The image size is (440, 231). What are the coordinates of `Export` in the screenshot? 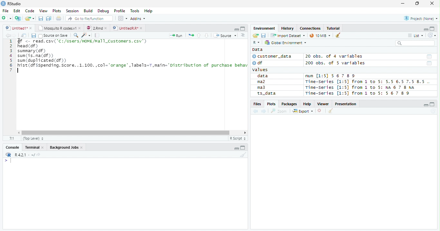 It's located at (303, 111).